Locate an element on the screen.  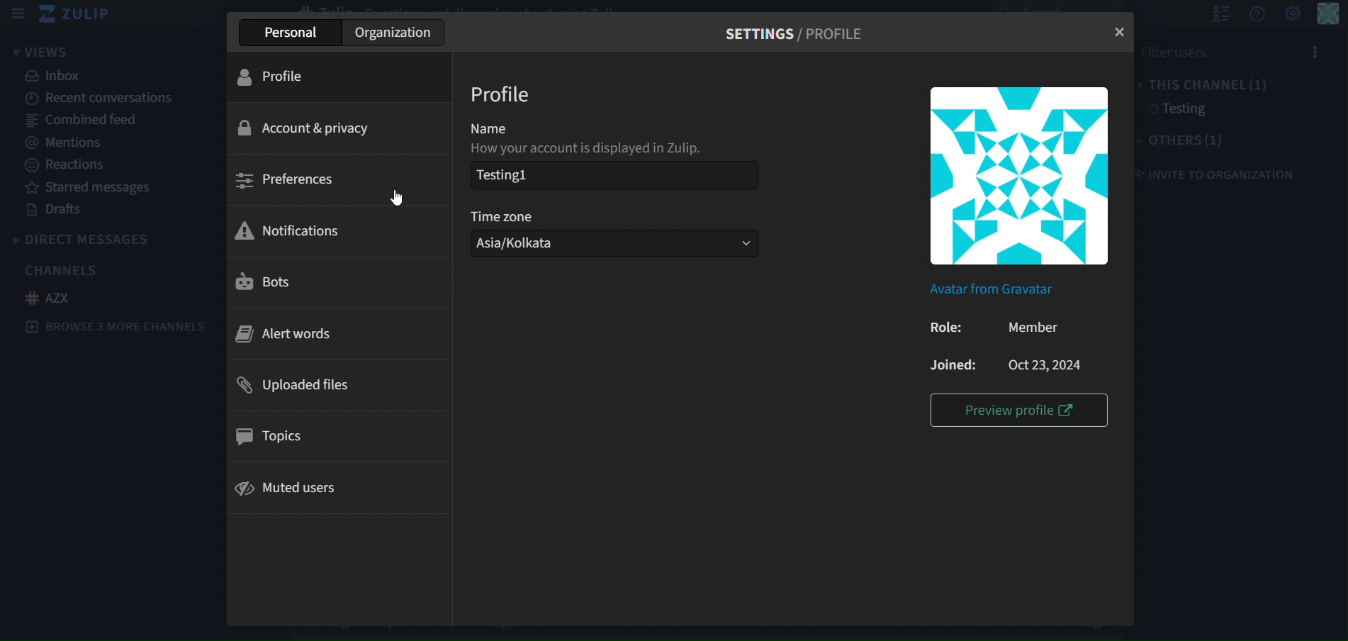
invite to organization is located at coordinates (1223, 174).